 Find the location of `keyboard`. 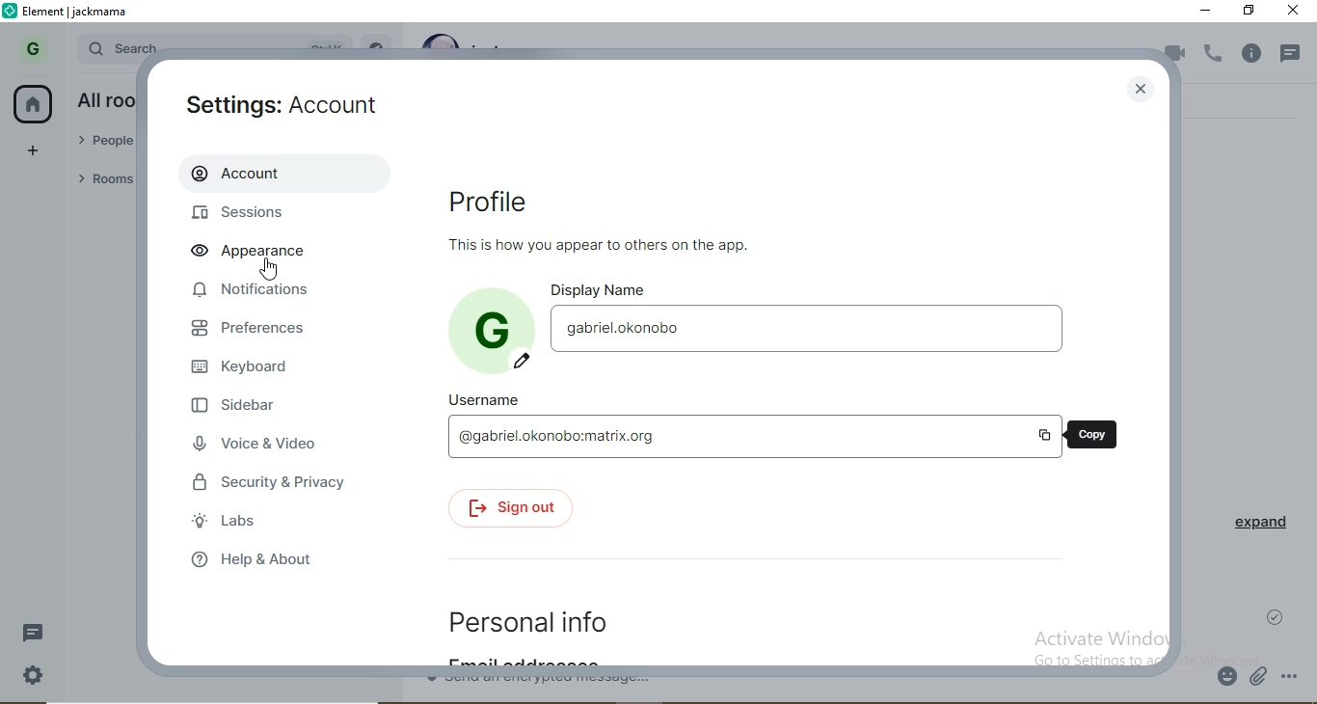

keyboard is located at coordinates (248, 370).